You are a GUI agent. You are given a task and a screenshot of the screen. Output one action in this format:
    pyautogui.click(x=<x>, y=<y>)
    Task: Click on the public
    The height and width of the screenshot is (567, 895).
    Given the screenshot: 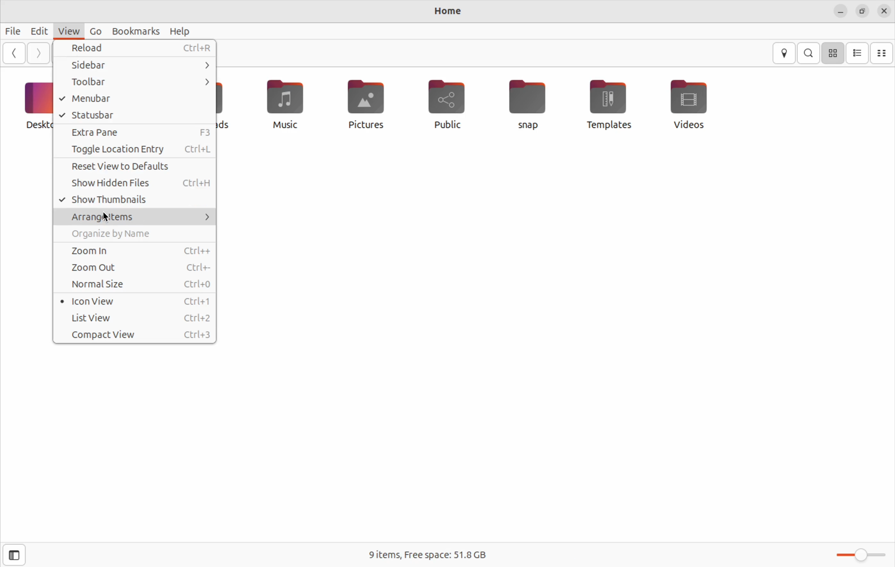 What is the action you would take?
    pyautogui.click(x=447, y=104)
    